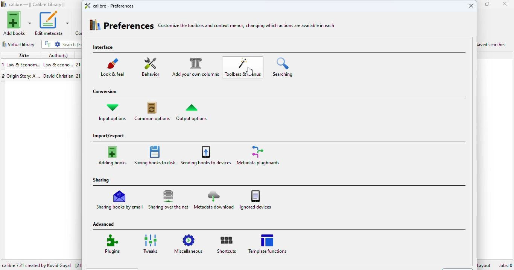 Image resolution: width=514 pixels, height=270 pixels. What do you see at coordinates (58, 44) in the screenshot?
I see `advanced search` at bounding box center [58, 44].